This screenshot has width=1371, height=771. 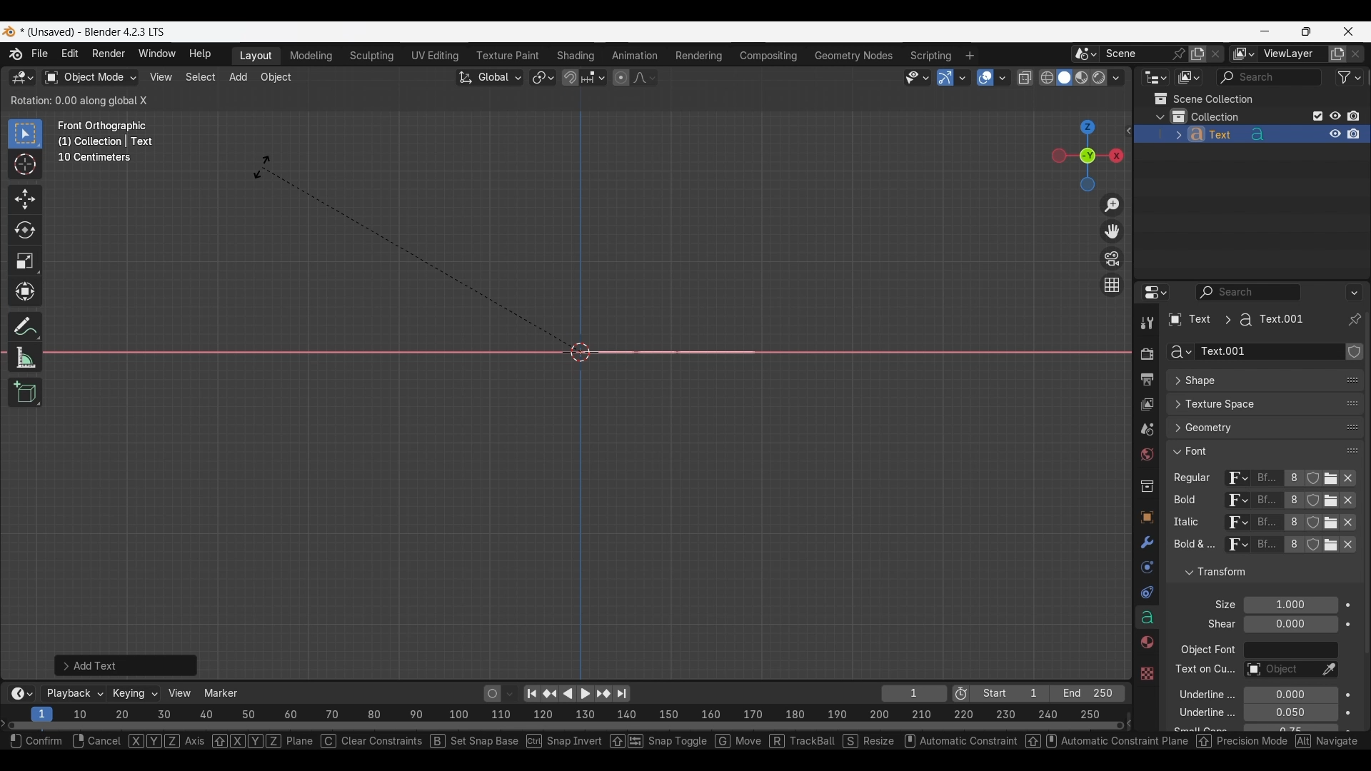 I want to click on Exclude from view layer, so click(x=1318, y=116).